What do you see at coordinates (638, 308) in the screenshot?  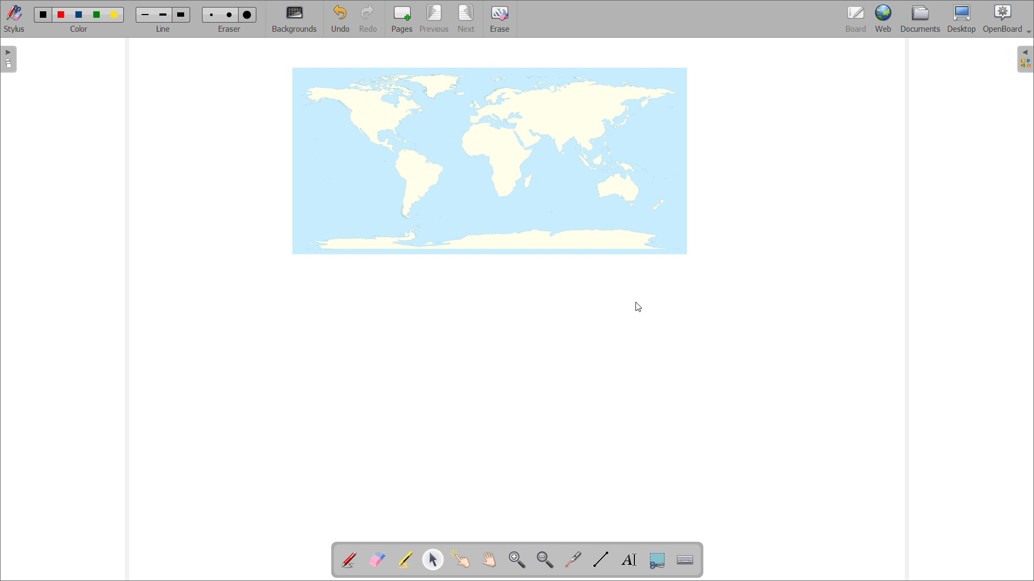 I see `cursor` at bounding box center [638, 308].